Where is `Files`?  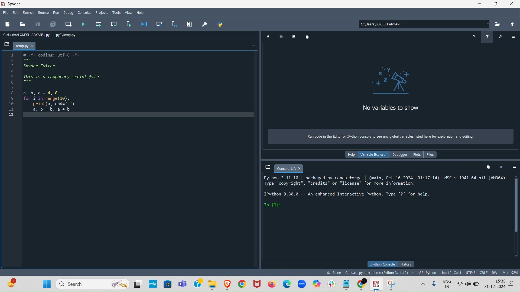 Files is located at coordinates (434, 154).